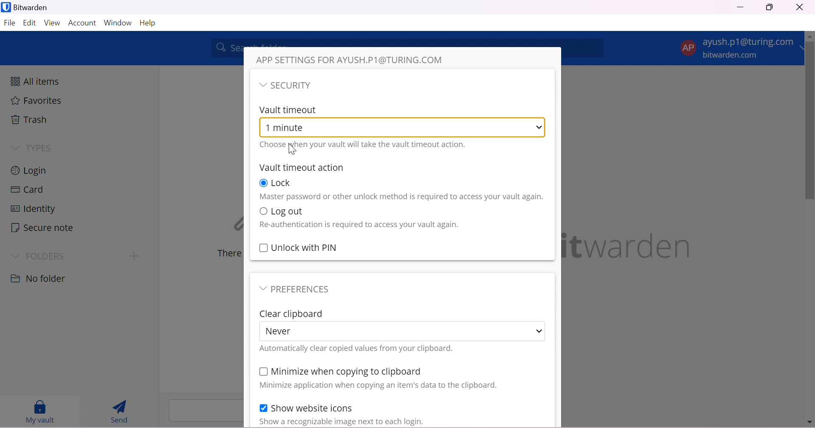  What do you see at coordinates (740, 6) in the screenshot?
I see `Minimize` at bounding box center [740, 6].